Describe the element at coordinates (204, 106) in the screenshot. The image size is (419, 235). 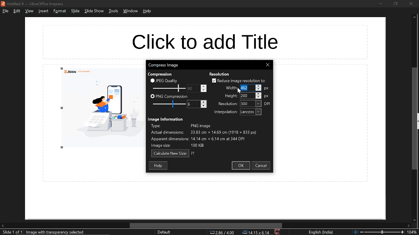
I see `decrease png compression` at that location.